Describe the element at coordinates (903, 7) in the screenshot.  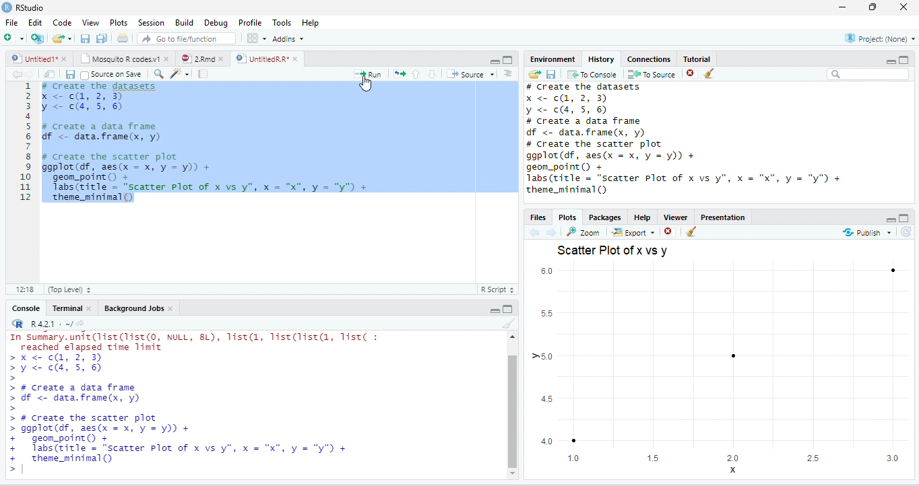
I see `close` at that location.